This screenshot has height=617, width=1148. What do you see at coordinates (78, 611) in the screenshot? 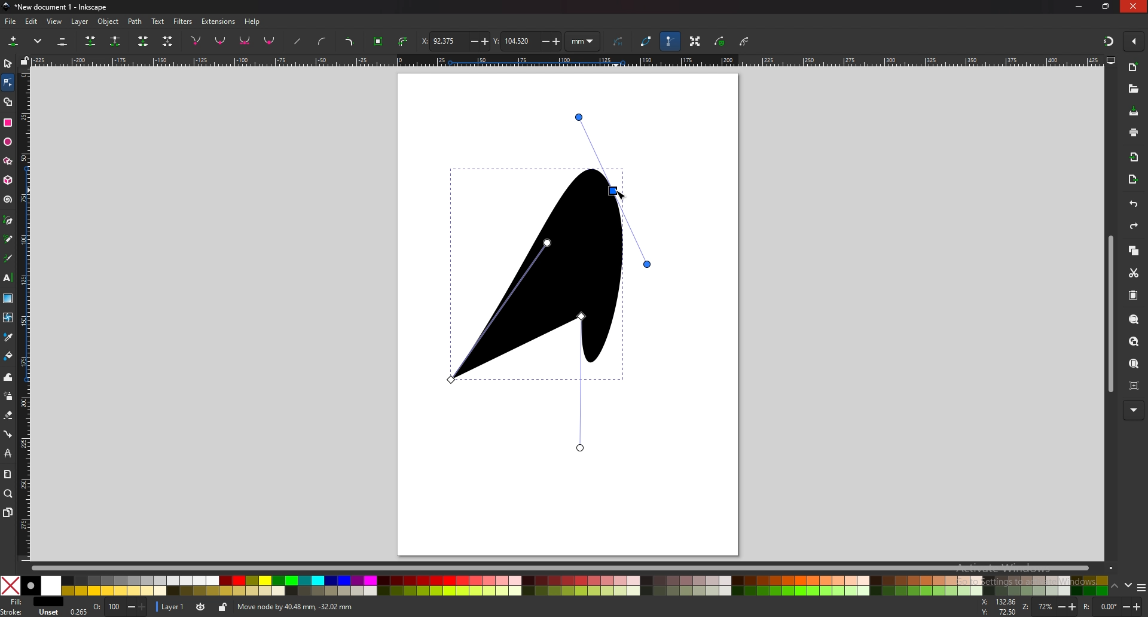
I see `0.265` at bounding box center [78, 611].